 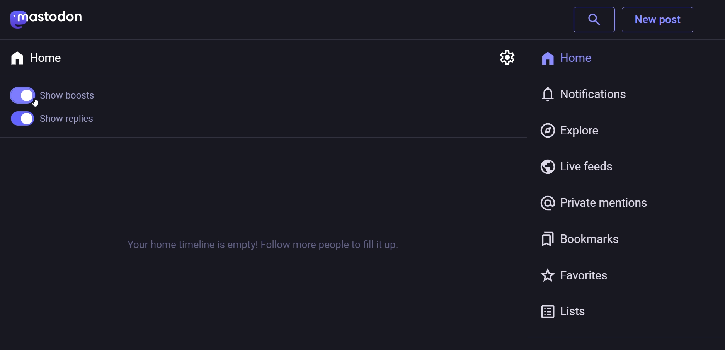 What do you see at coordinates (660, 19) in the screenshot?
I see `new post` at bounding box center [660, 19].